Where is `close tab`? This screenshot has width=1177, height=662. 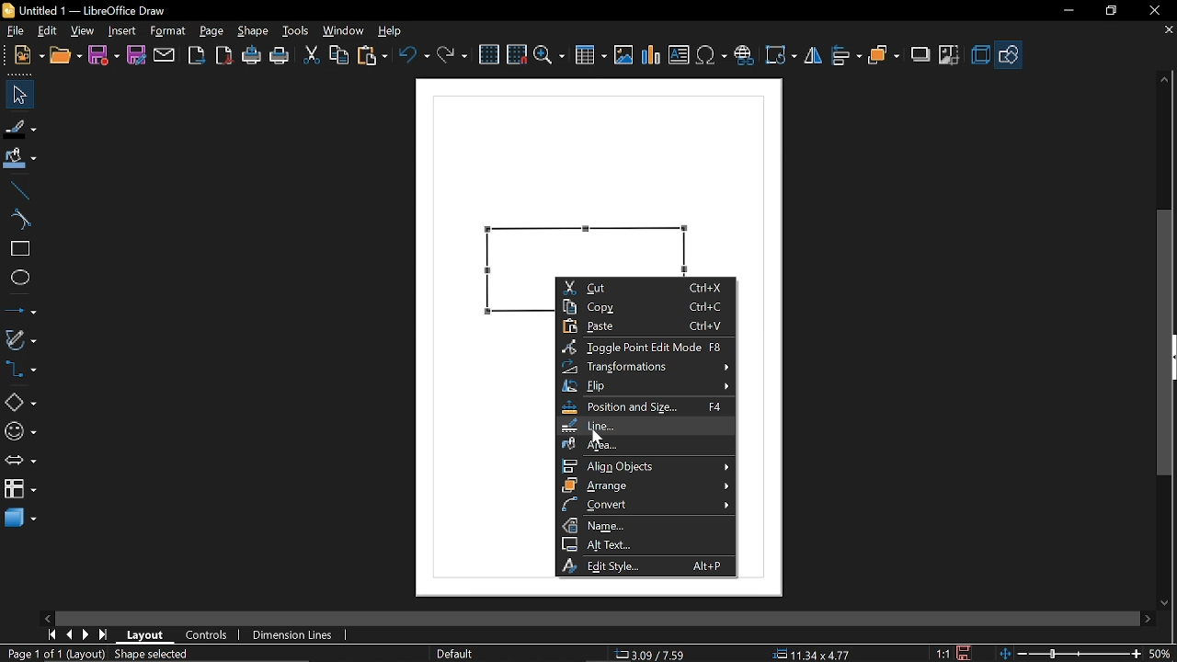
close tab is located at coordinates (1169, 31).